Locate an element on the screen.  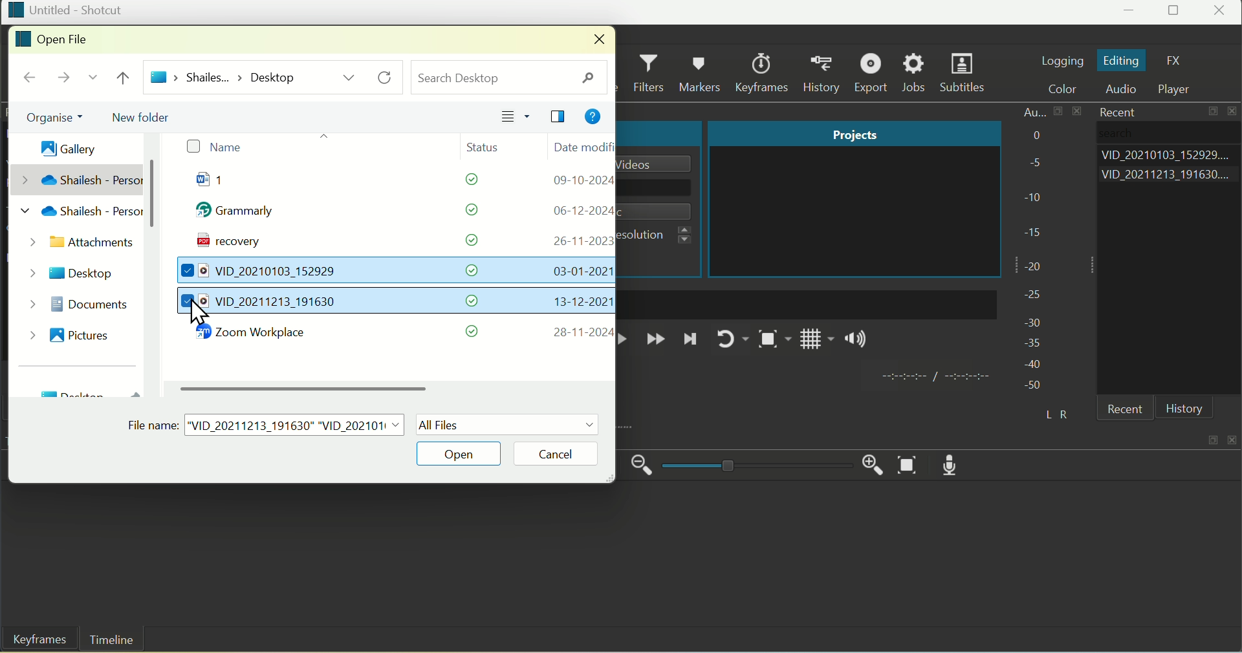
1 is located at coordinates (224, 182).